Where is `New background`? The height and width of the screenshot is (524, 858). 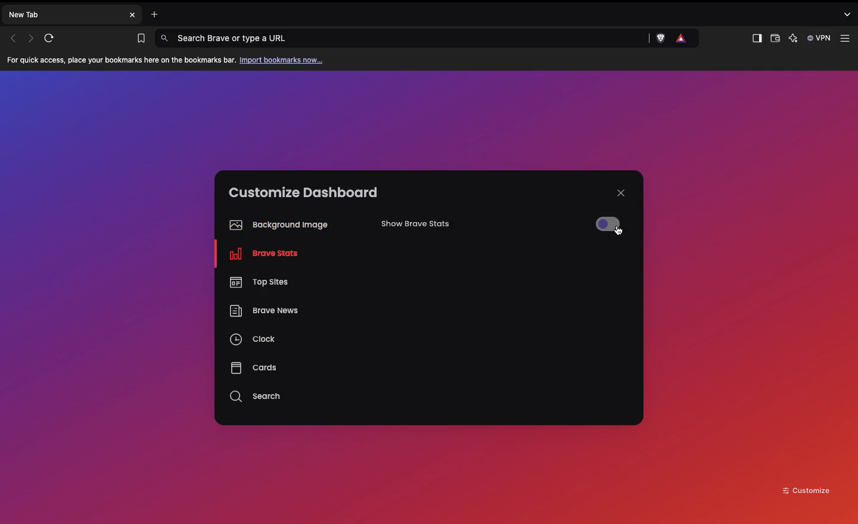
New background is located at coordinates (429, 119).